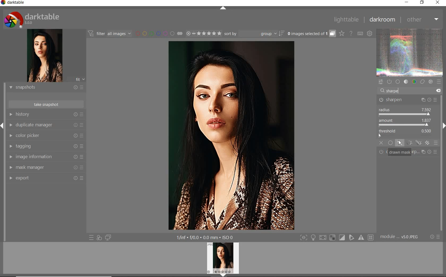 The image size is (446, 277). I want to click on sign, so click(429, 152).